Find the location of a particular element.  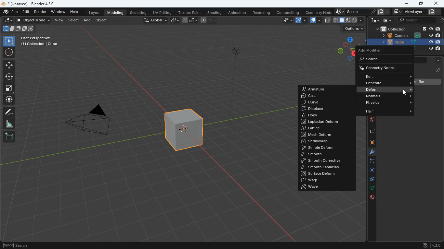

tech is located at coordinates (375, 20).